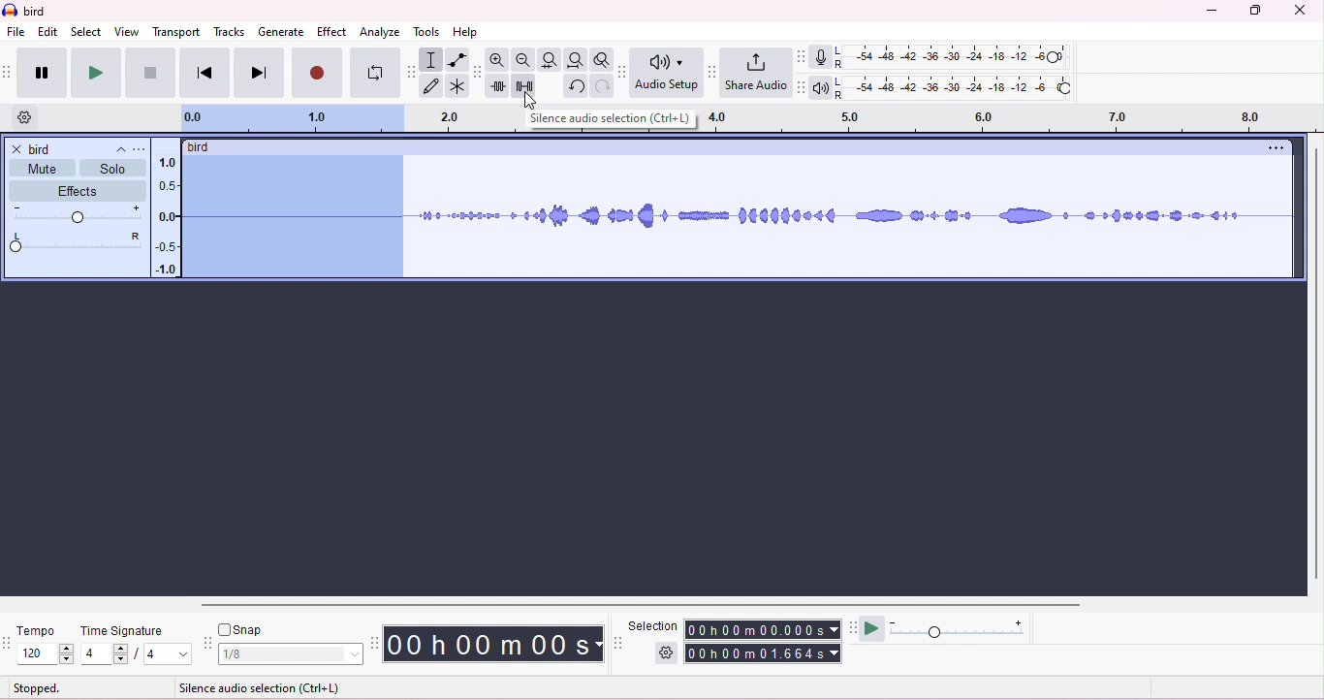 The image size is (1324, 700). What do you see at coordinates (1314, 365) in the screenshot?
I see `vertical scroll bar` at bounding box center [1314, 365].